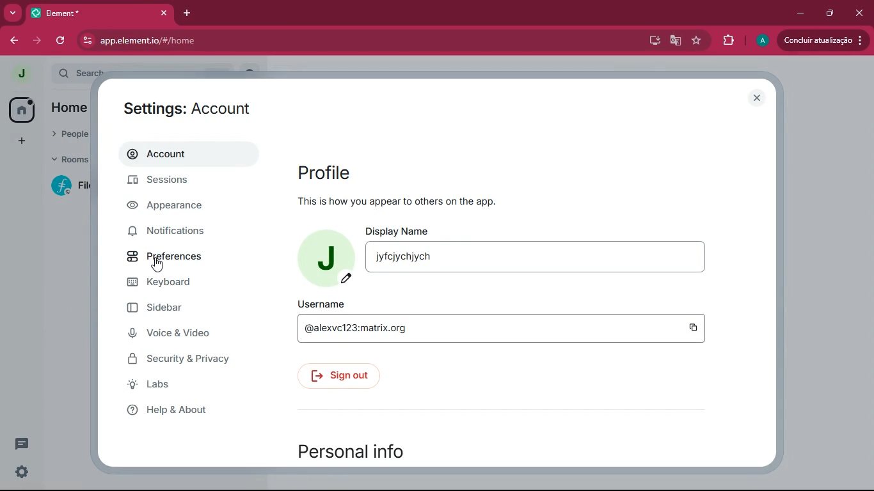 The height and width of the screenshot is (491, 874). Describe the element at coordinates (673, 42) in the screenshot. I see `google translate` at that location.